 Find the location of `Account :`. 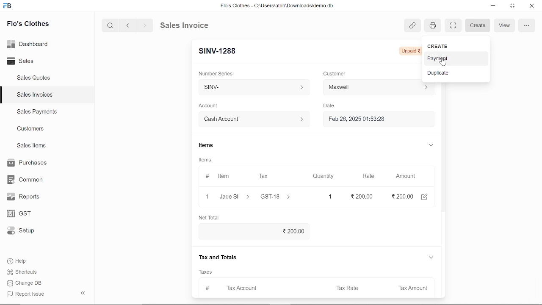

Account : is located at coordinates (253, 119).